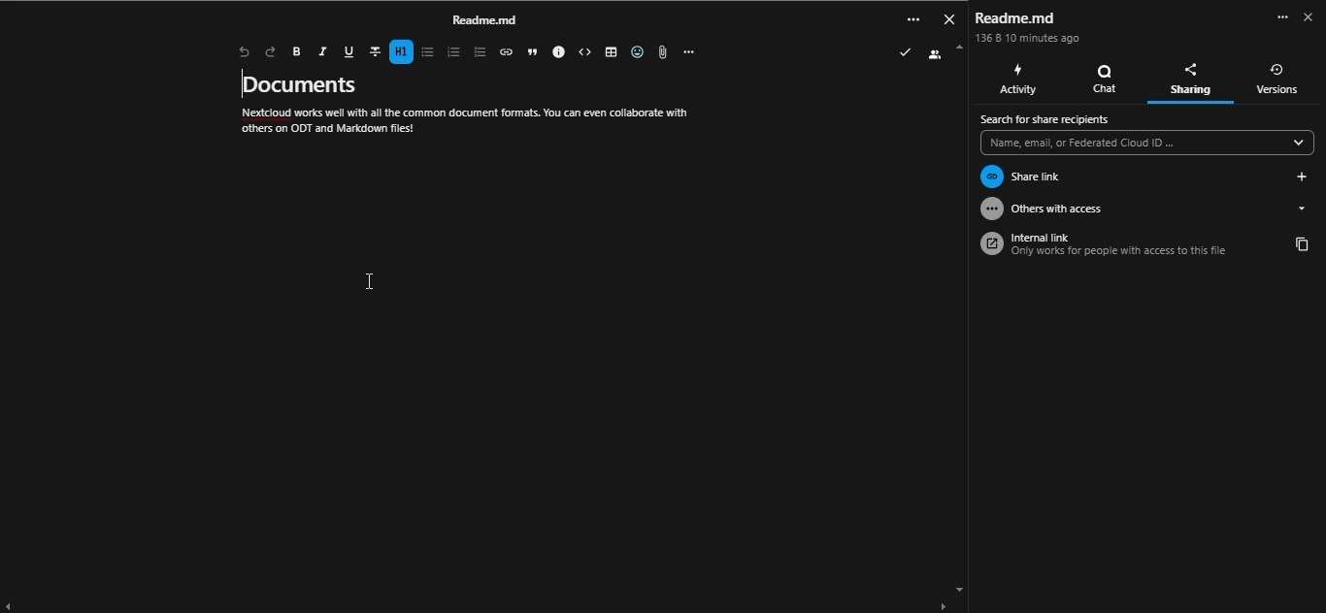 The width and height of the screenshot is (1326, 613). What do you see at coordinates (533, 52) in the screenshot?
I see `citation` at bounding box center [533, 52].